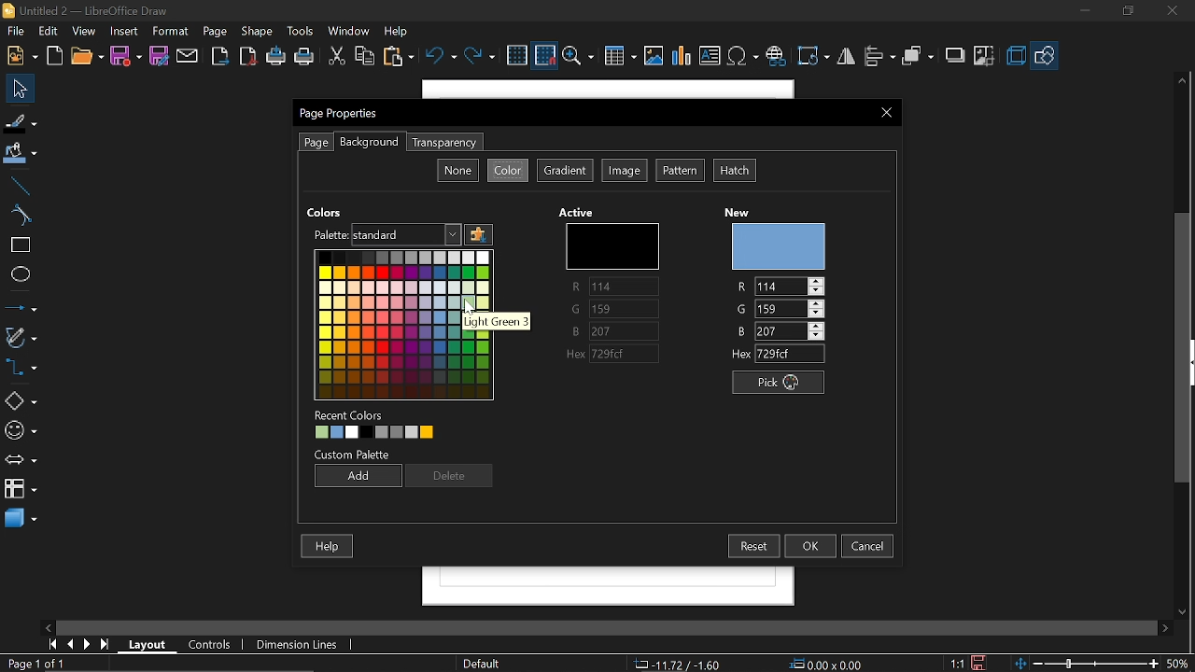 The image size is (1195, 672). What do you see at coordinates (54, 645) in the screenshot?
I see `Go to first page` at bounding box center [54, 645].